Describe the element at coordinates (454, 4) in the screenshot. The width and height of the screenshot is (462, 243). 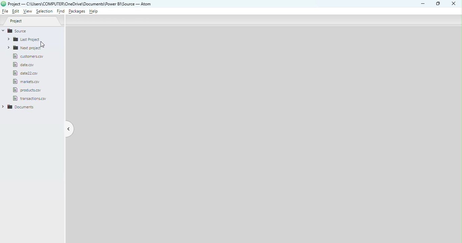
I see `Close` at that location.